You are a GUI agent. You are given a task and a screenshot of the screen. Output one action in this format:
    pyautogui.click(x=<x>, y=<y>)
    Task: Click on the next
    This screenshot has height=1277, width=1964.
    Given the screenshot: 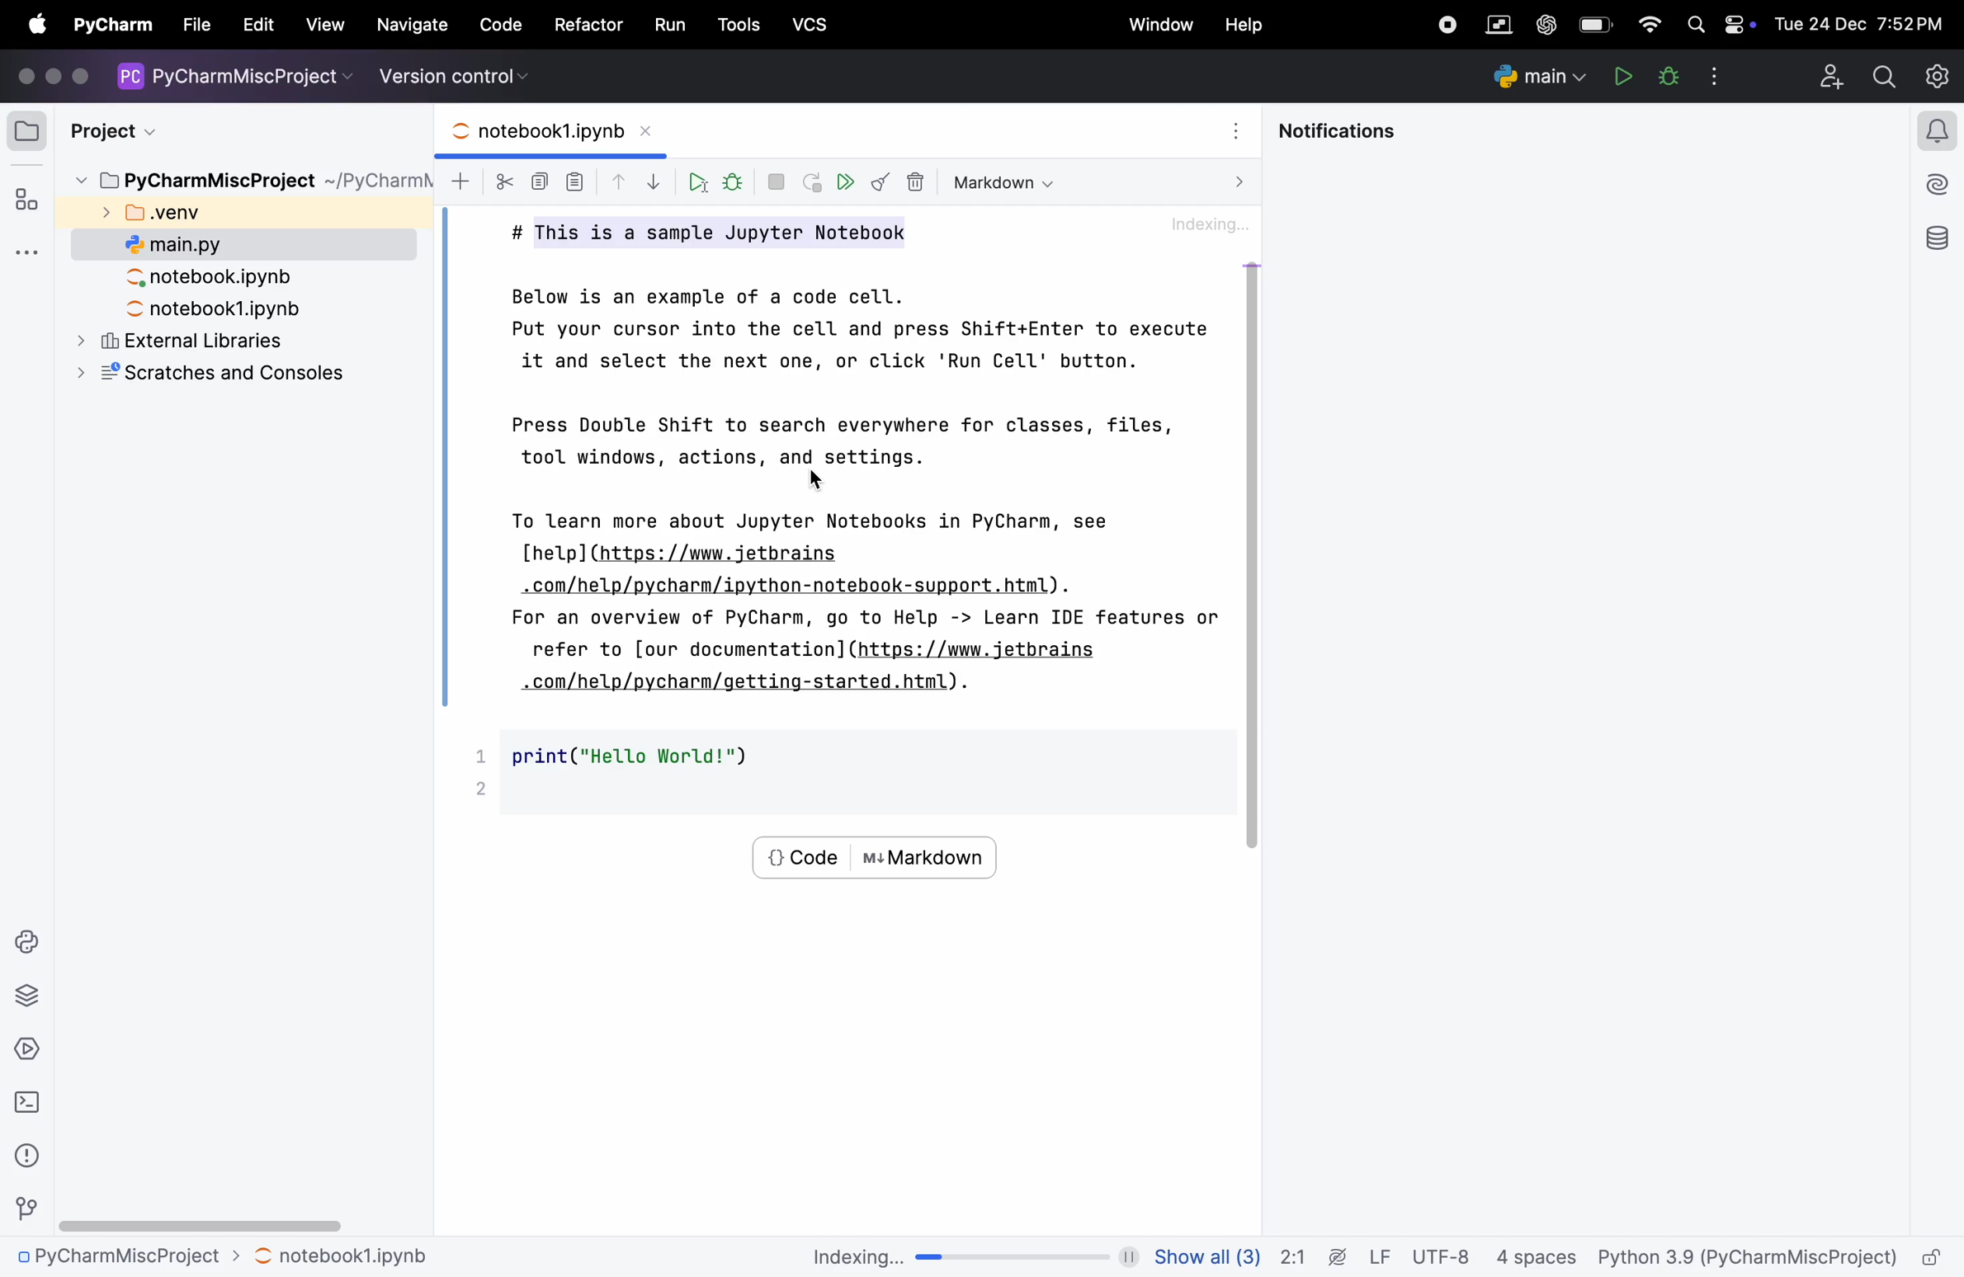 What is the action you would take?
    pyautogui.click(x=1246, y=180)
    